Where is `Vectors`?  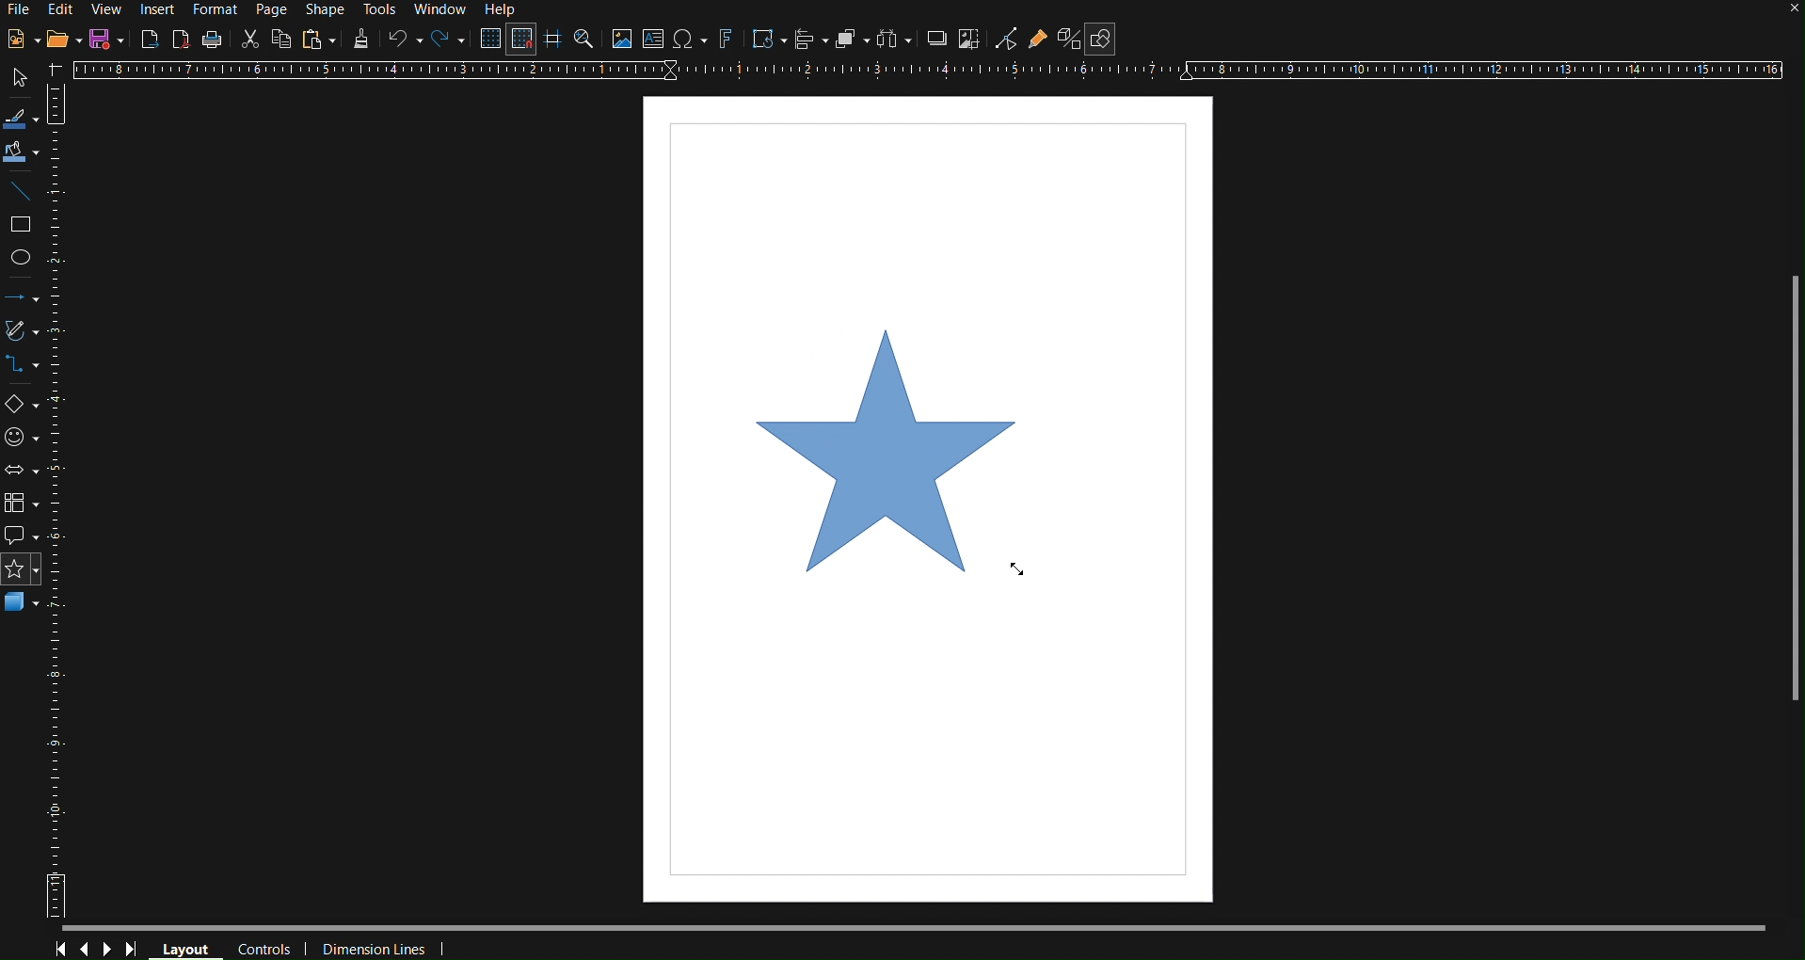 Vectors is located at coordinates (24, 334).